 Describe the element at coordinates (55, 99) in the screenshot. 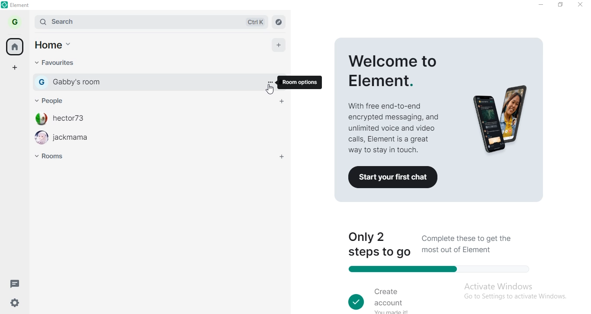

I see `people` at that location.